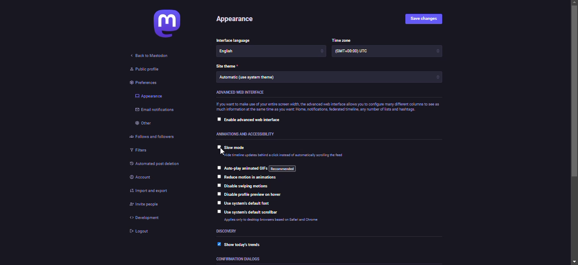  What do you see at coordinates (265, 51) in the screenshot?
I see `English` at bounding box center [265, 51].